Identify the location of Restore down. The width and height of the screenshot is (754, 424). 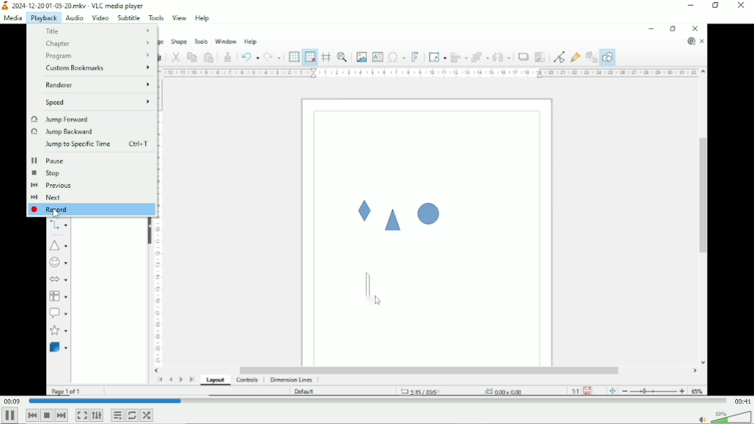
(715, 6).